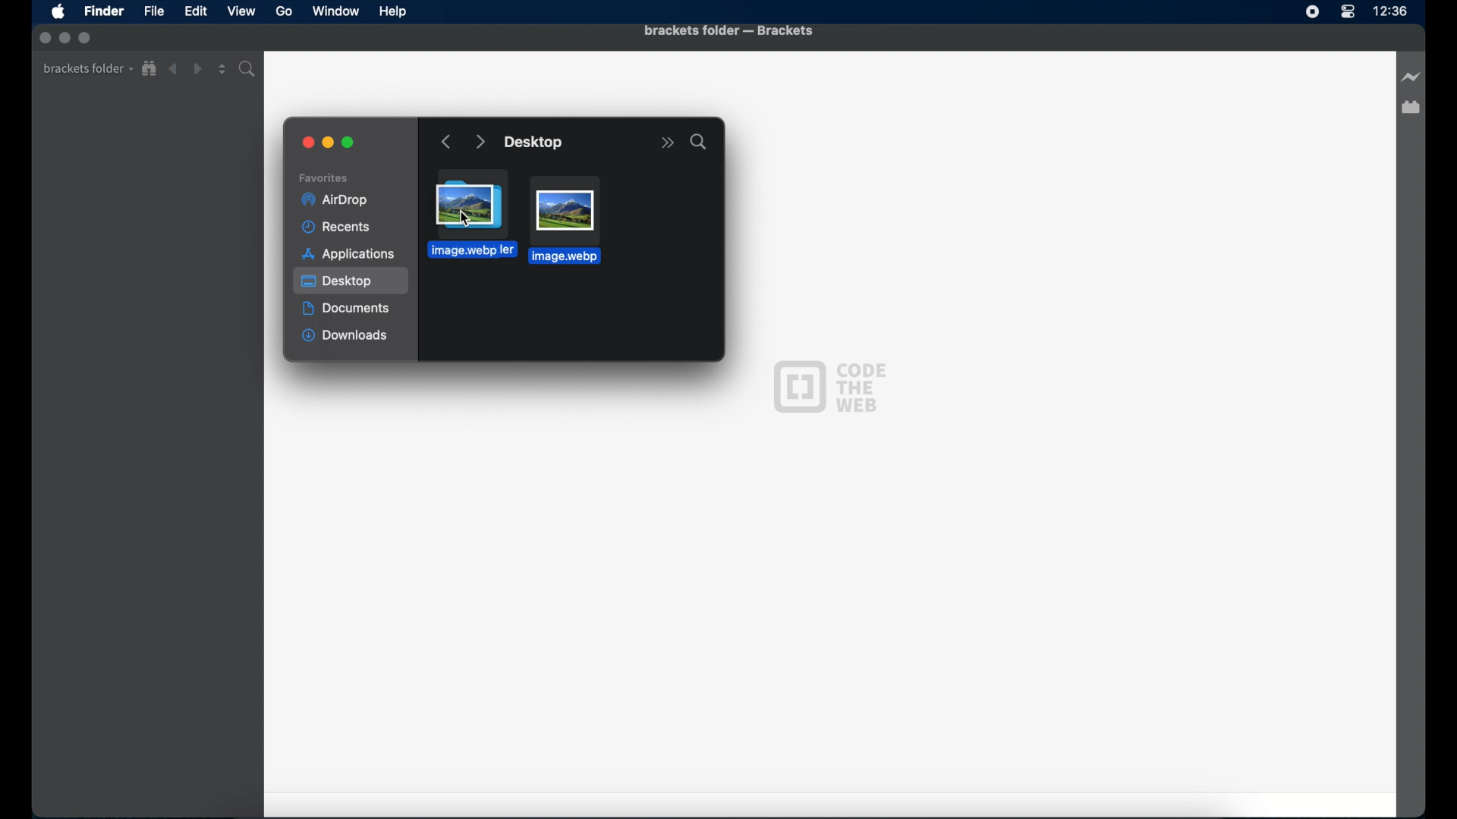  I want to click on brackets folder, so click(88, 69).